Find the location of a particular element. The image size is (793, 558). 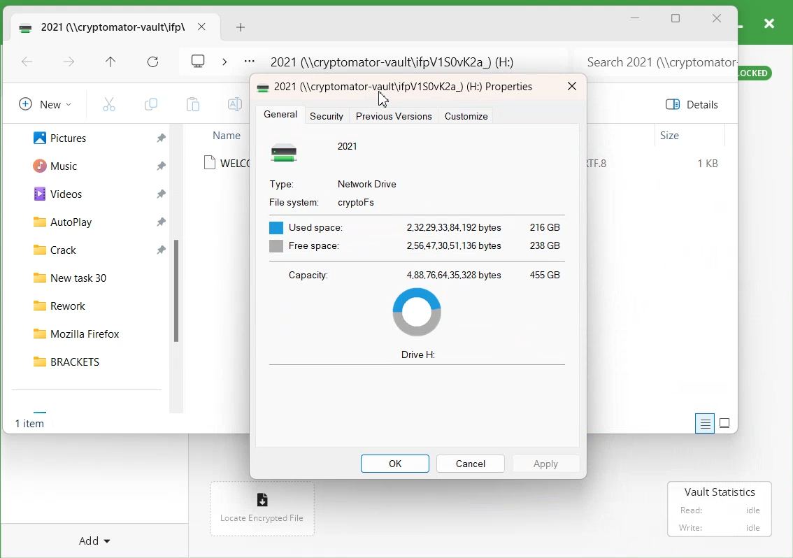

More is located at coordinates (249, 62).